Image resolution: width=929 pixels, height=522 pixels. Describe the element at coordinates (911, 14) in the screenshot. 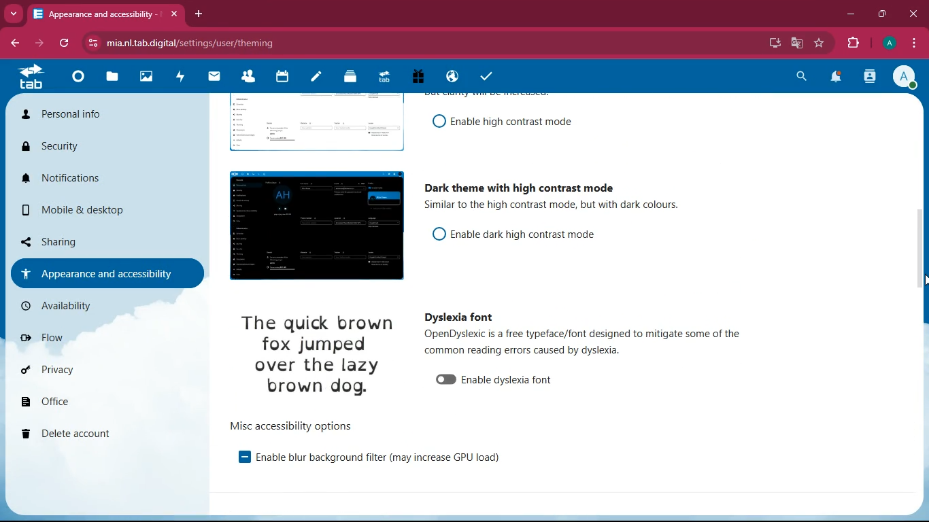

I see `close` at that location.